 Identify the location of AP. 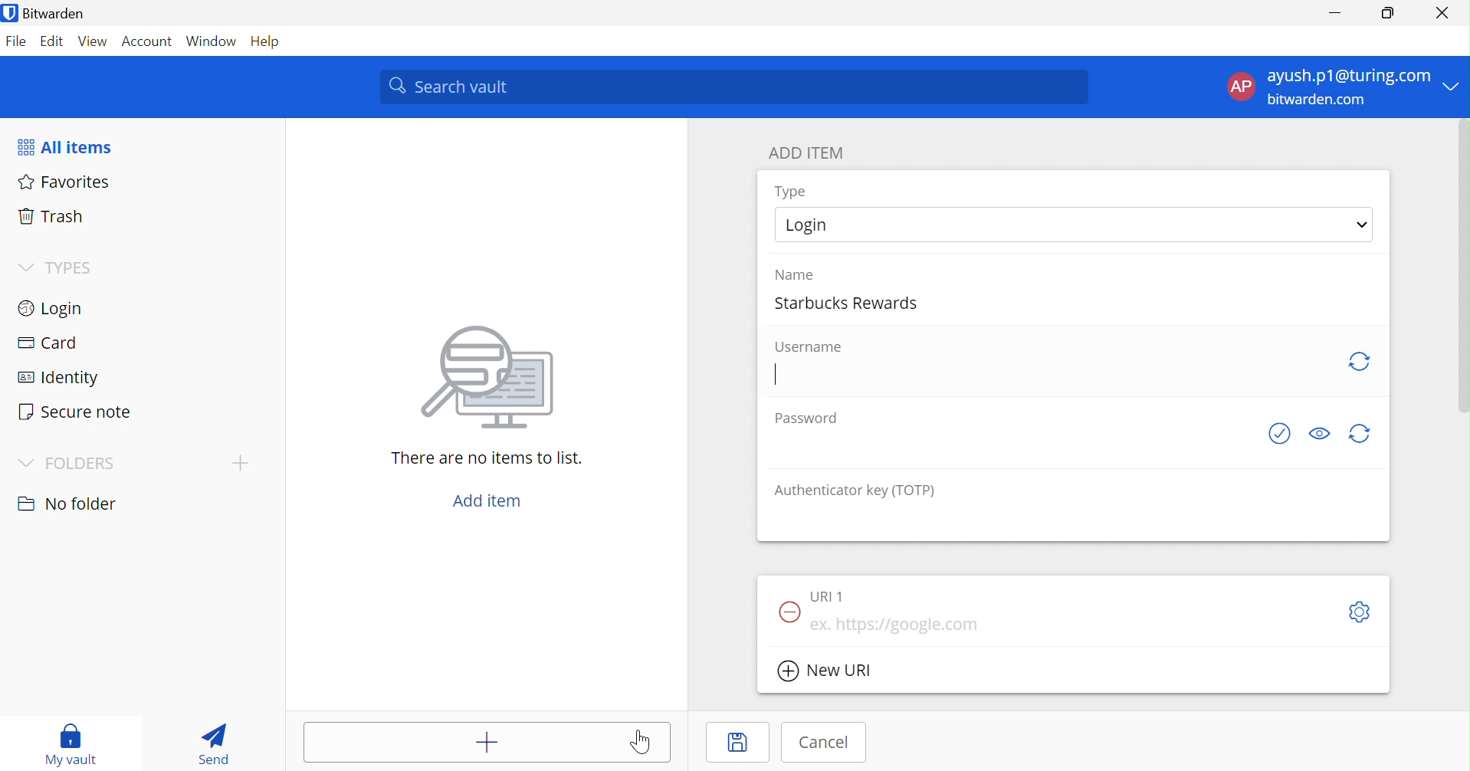
(1241, 89).